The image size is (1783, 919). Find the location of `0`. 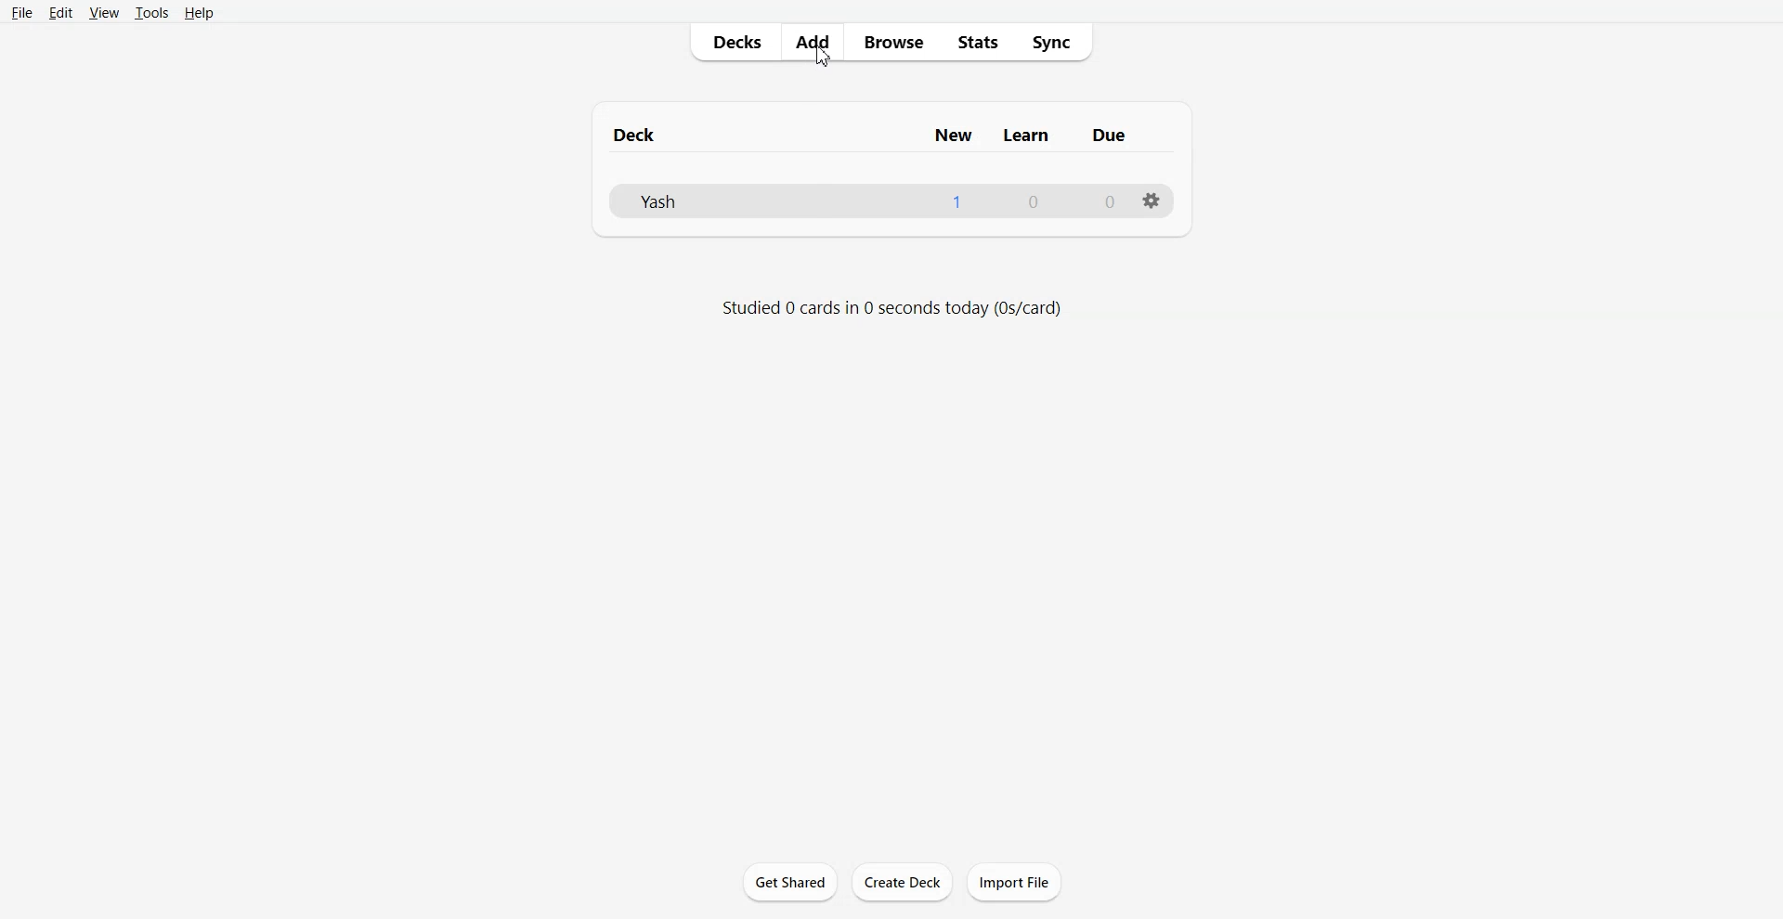

0 is located at coordinates (1041, 202).